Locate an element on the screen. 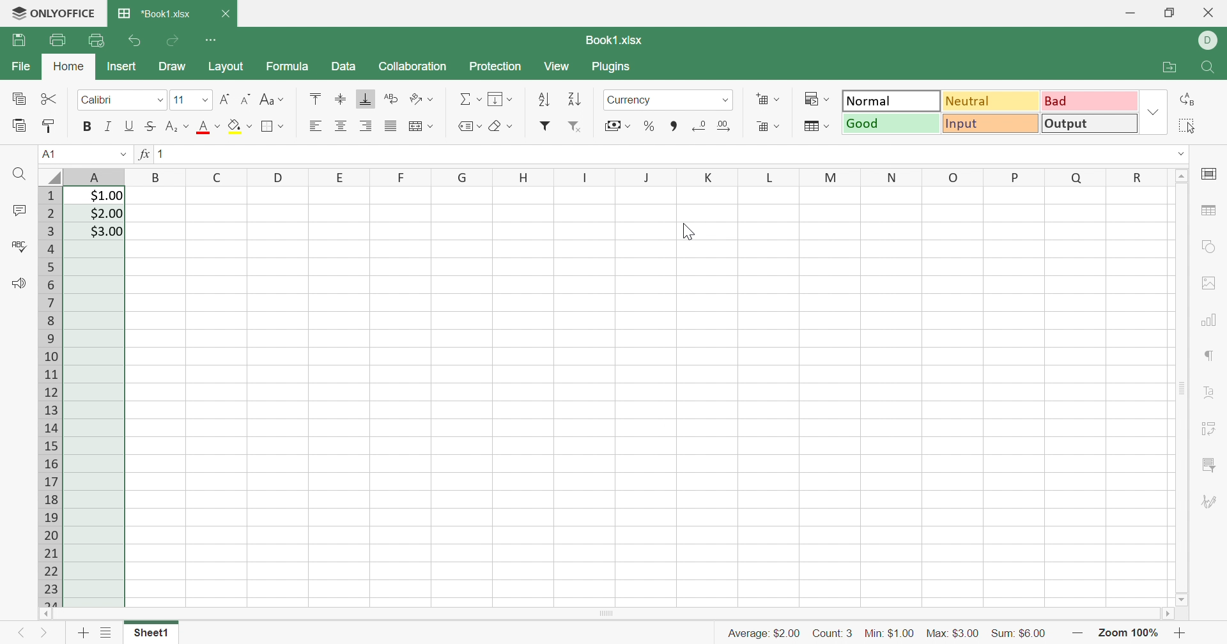  Feedback & Support is located at coordinates (19, 283).